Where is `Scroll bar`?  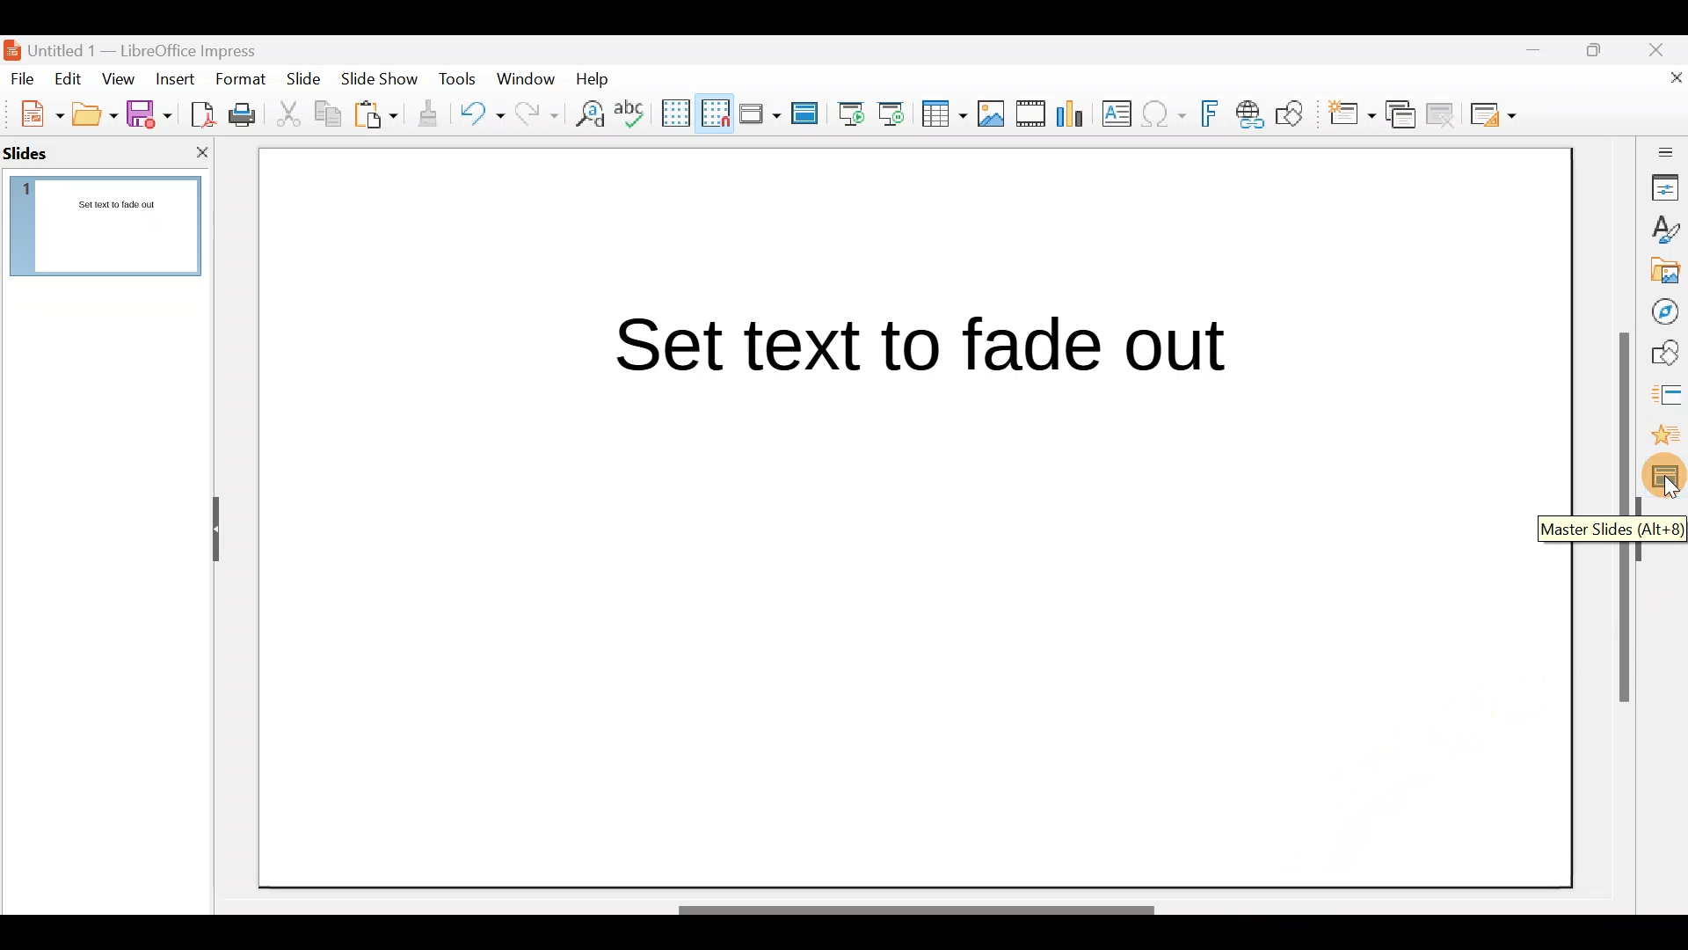 Scroll bar is located at coordinates (1620, 518).